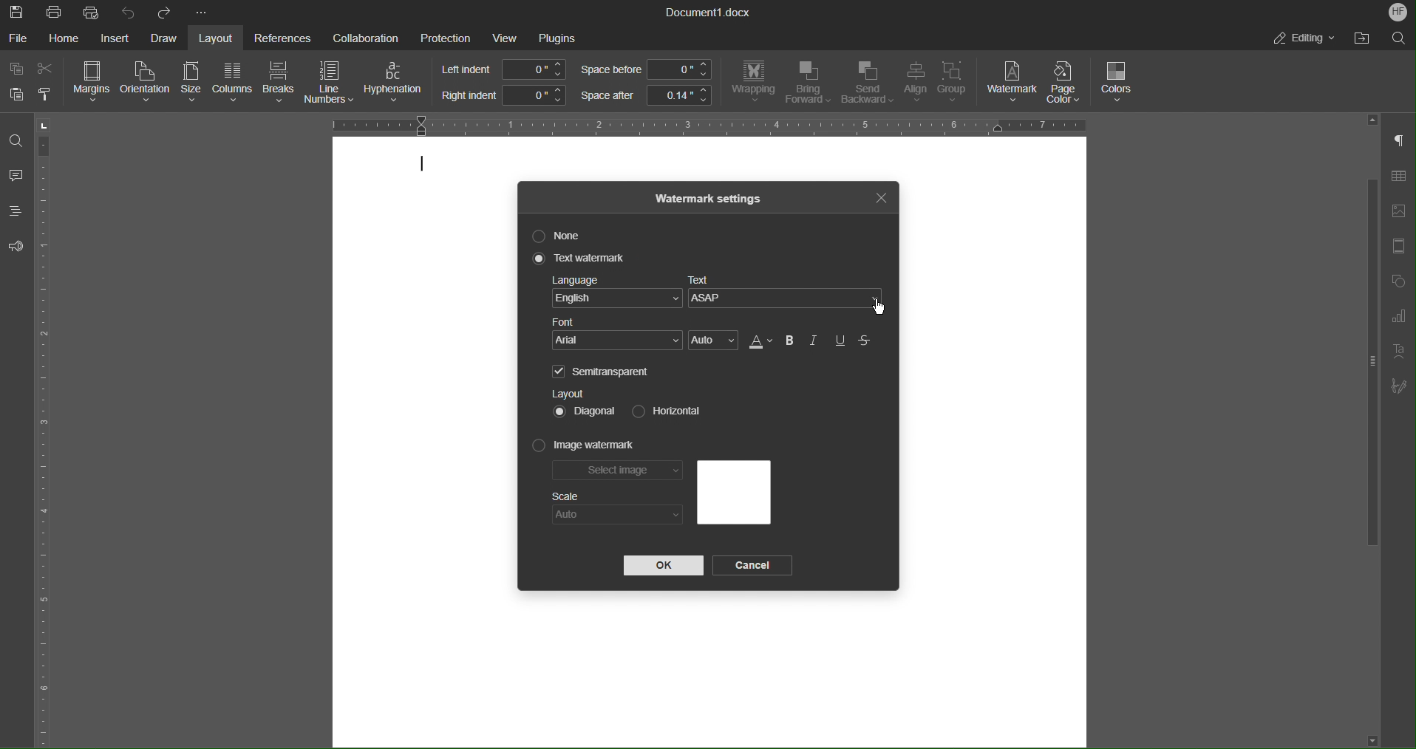  I want to click on Strikethrough, so click(866, 341).